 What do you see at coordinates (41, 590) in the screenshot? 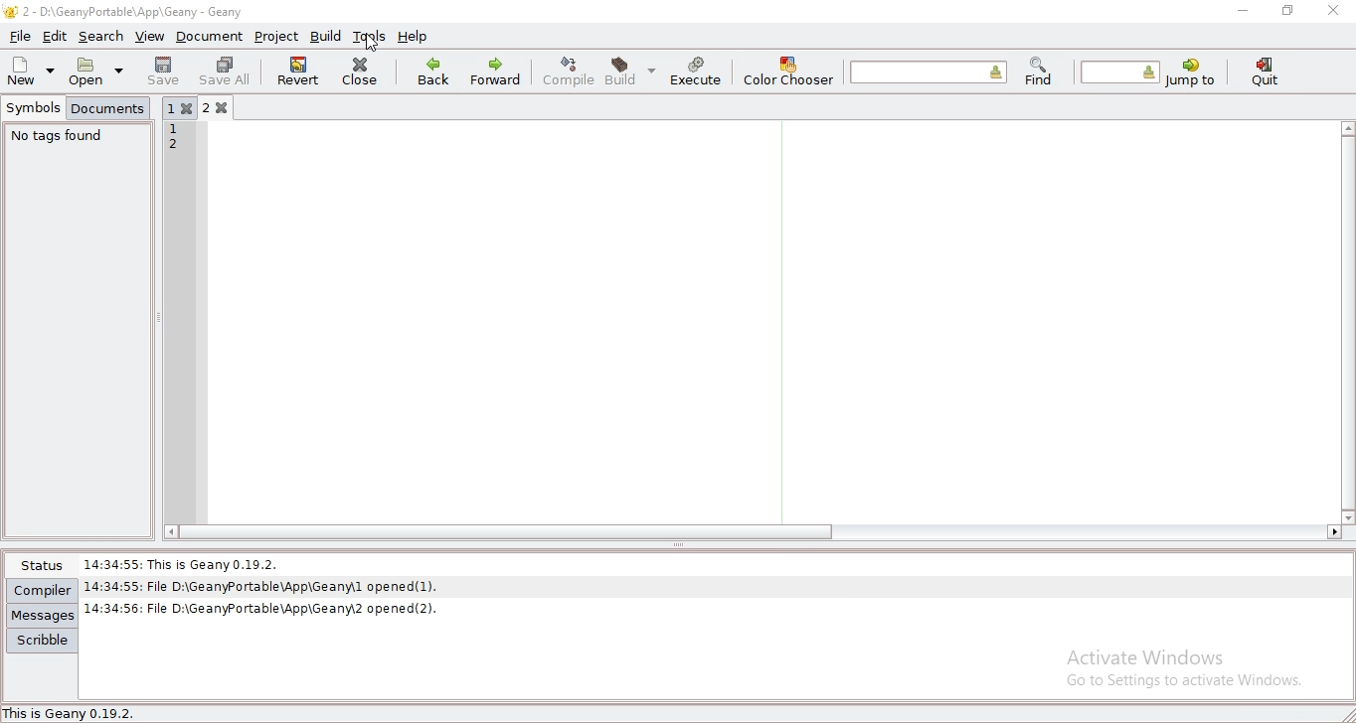
I see `compiler` at bounding box center [41, 590].